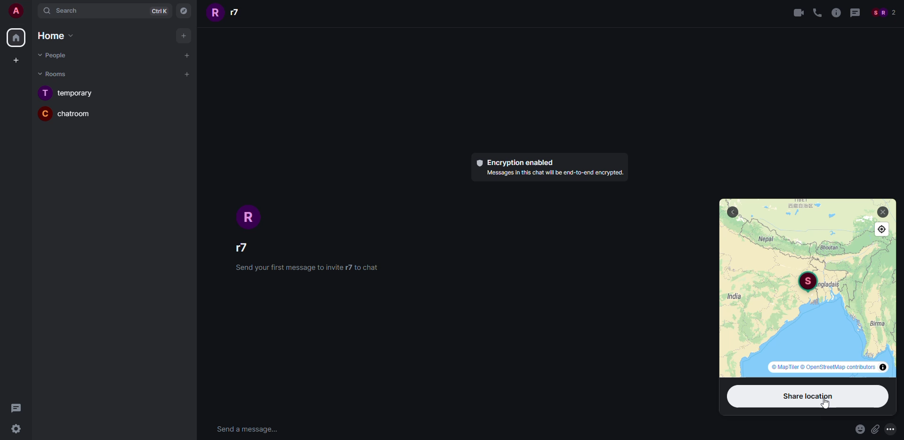 This screenshot has width=904, height=440. I want to click on r7, so click(227, 13).